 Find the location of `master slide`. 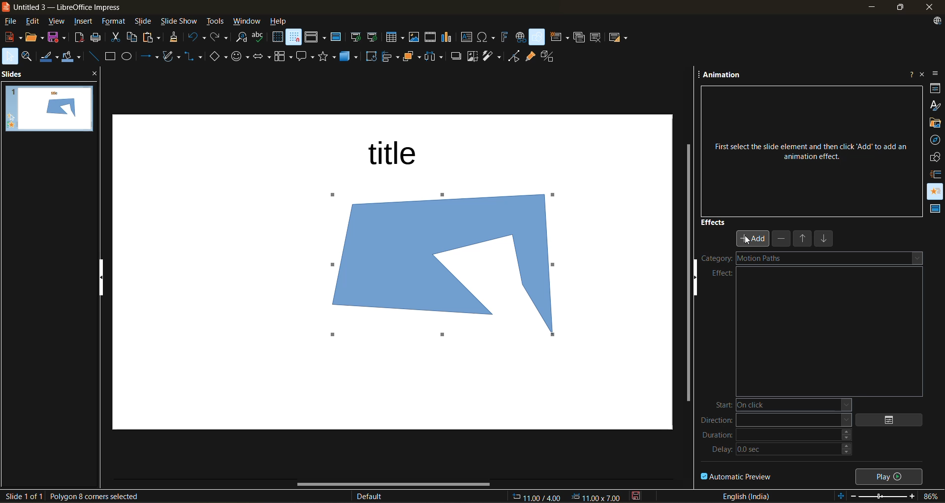

master slide is located at coordinates (336, 36).